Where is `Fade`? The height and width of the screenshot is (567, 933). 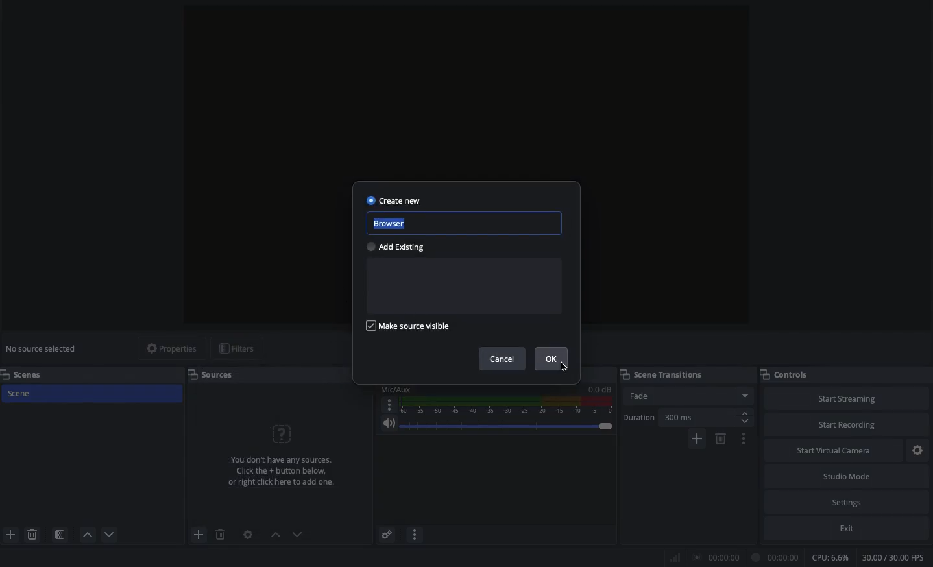
Fade is located at coordinates (689, 395).